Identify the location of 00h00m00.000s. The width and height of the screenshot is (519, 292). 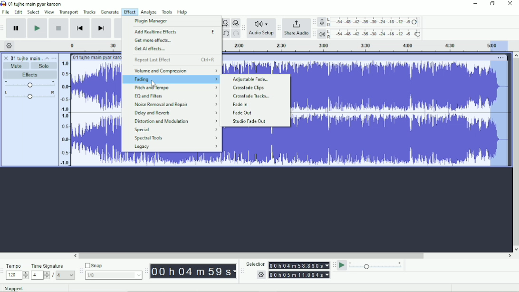
(299, 266).